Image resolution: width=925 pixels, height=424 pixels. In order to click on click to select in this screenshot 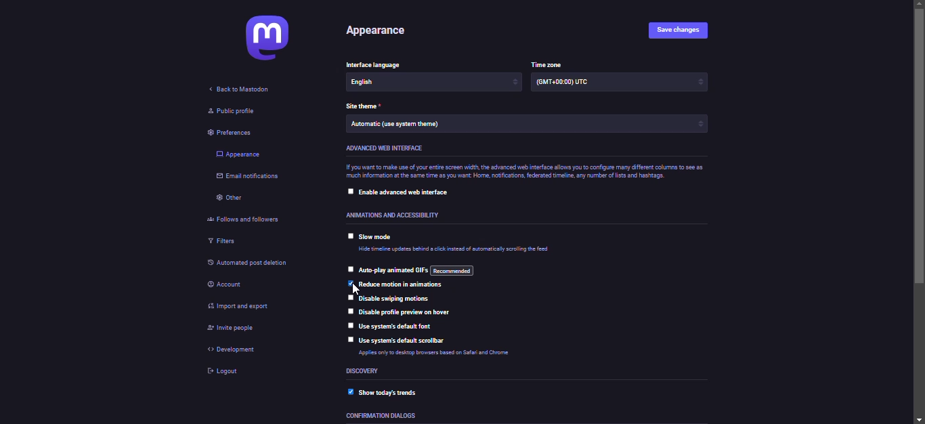, I will do `click(347, 270)`.